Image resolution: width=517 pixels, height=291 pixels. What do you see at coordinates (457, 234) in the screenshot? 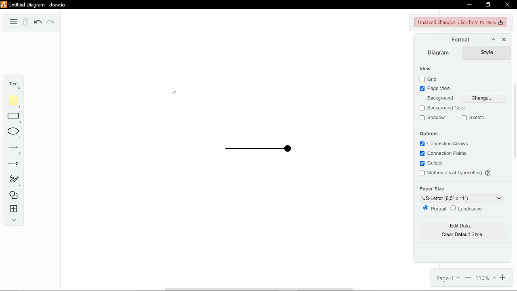
I see `Clear default style` at bounding box center [457, 234].